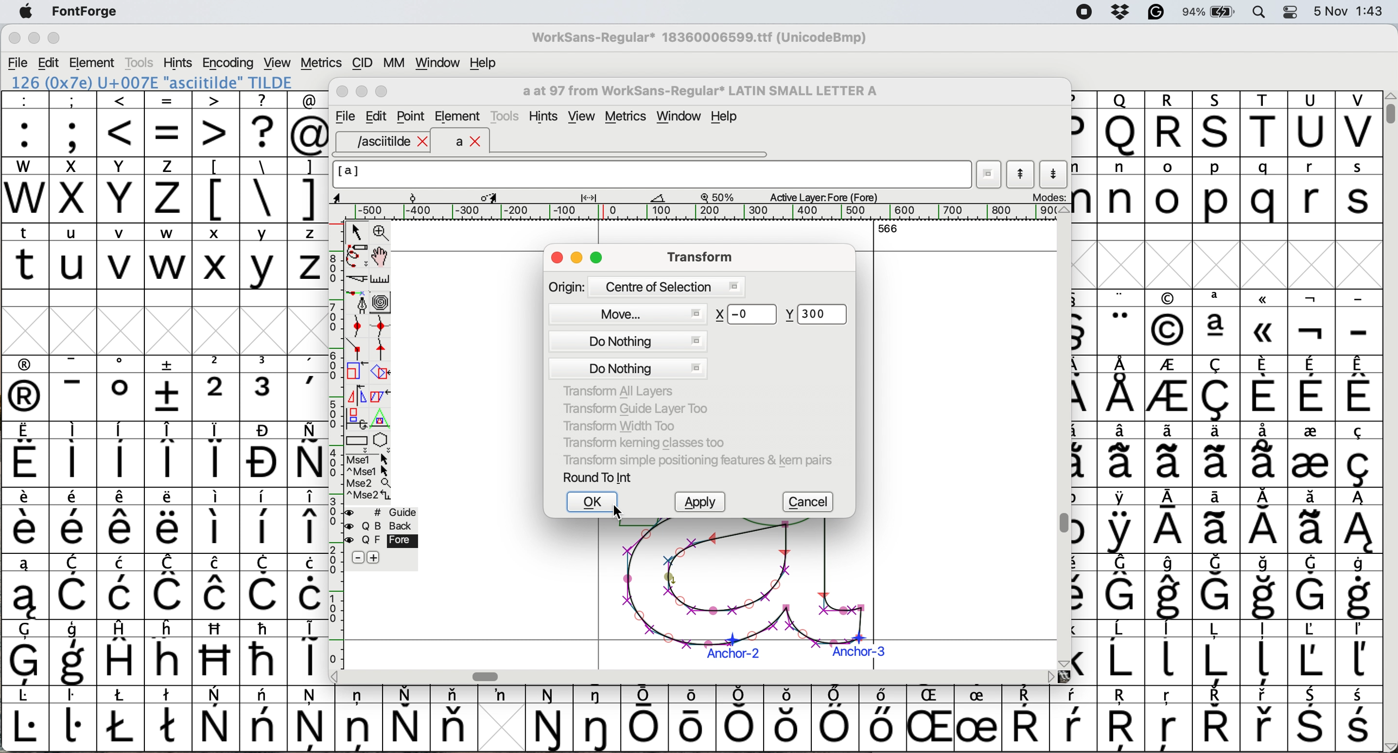 This screenshot has width=1398, height=753. Describe the element at coordinates (1121, 521) in the screenshot. I see `symbol` at that location.